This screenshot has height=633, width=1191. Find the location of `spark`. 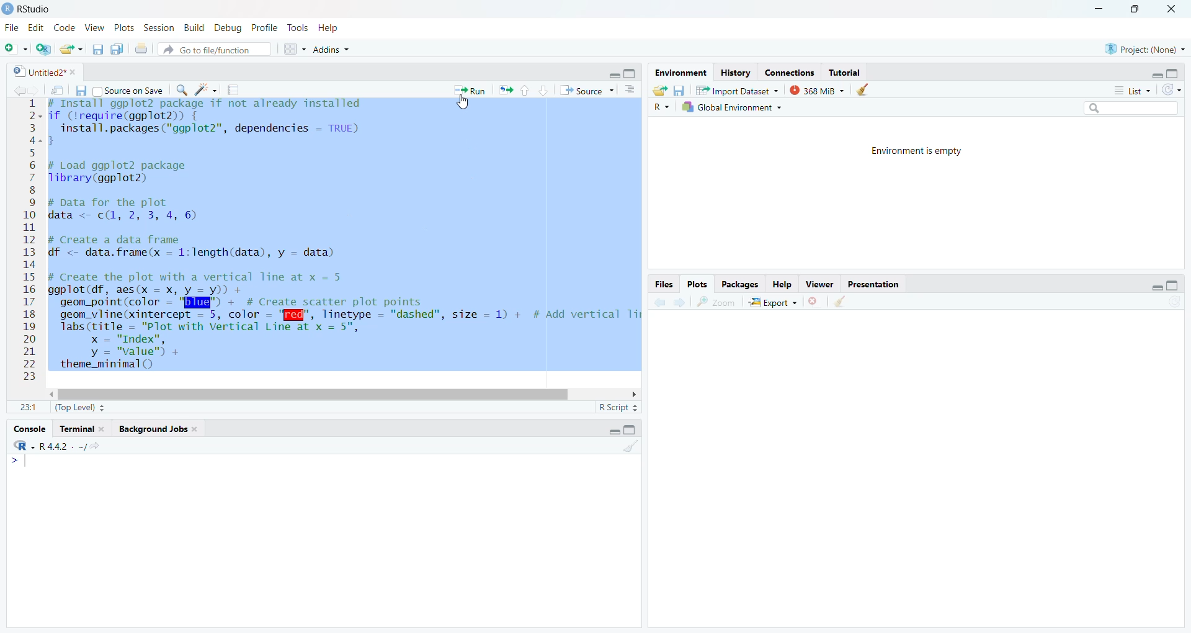

spark is located at coordinates (205, 89).